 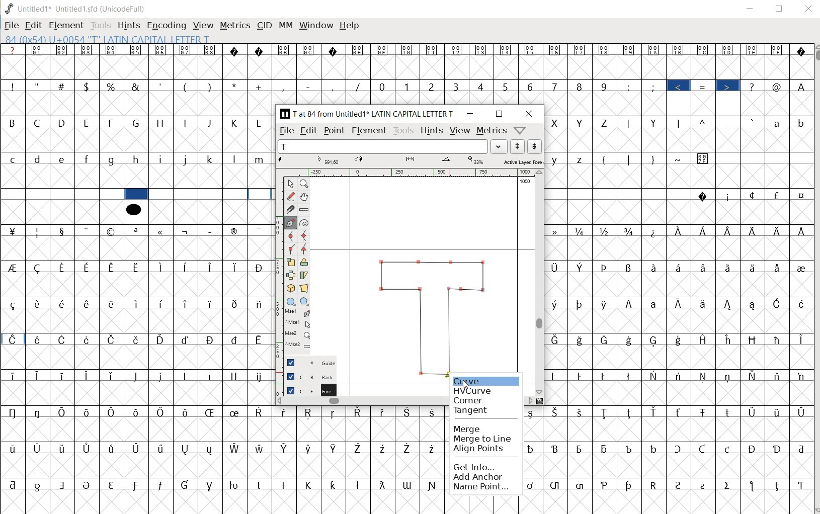 What do you see at coordinates (211, 87) in the screenshot?
I see `)` at bounding box center [211, 87].